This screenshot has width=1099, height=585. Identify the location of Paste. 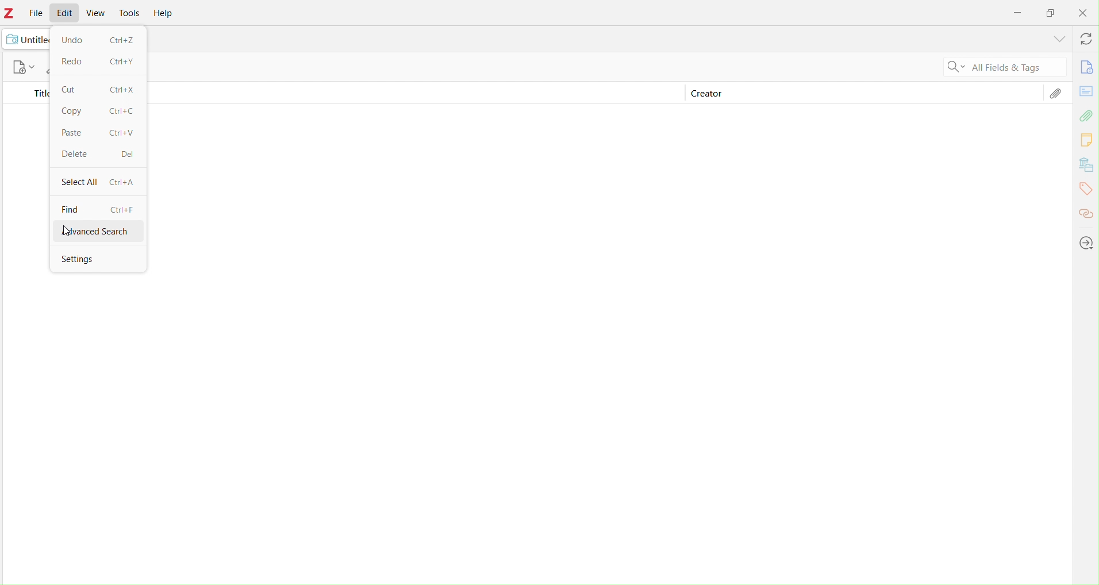
(99, 134).